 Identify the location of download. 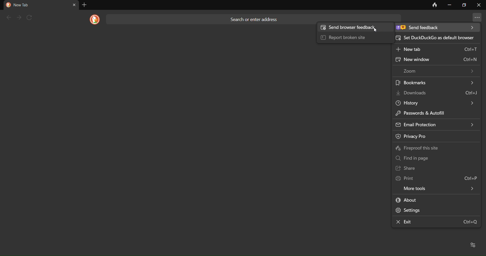
(437, 93).